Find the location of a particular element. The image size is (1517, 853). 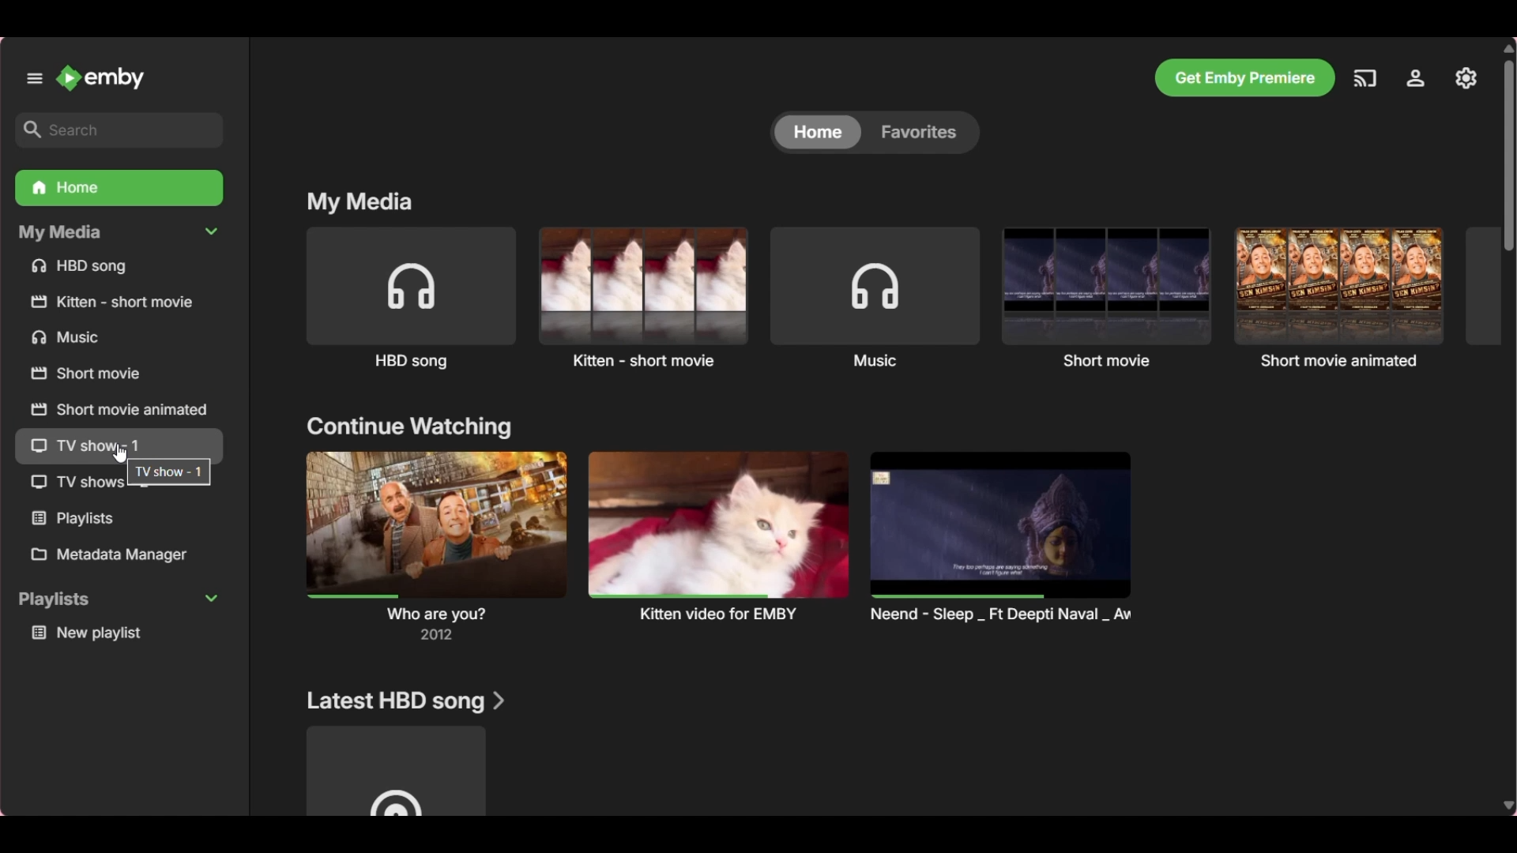

Music is located at coordinates (120, 336).